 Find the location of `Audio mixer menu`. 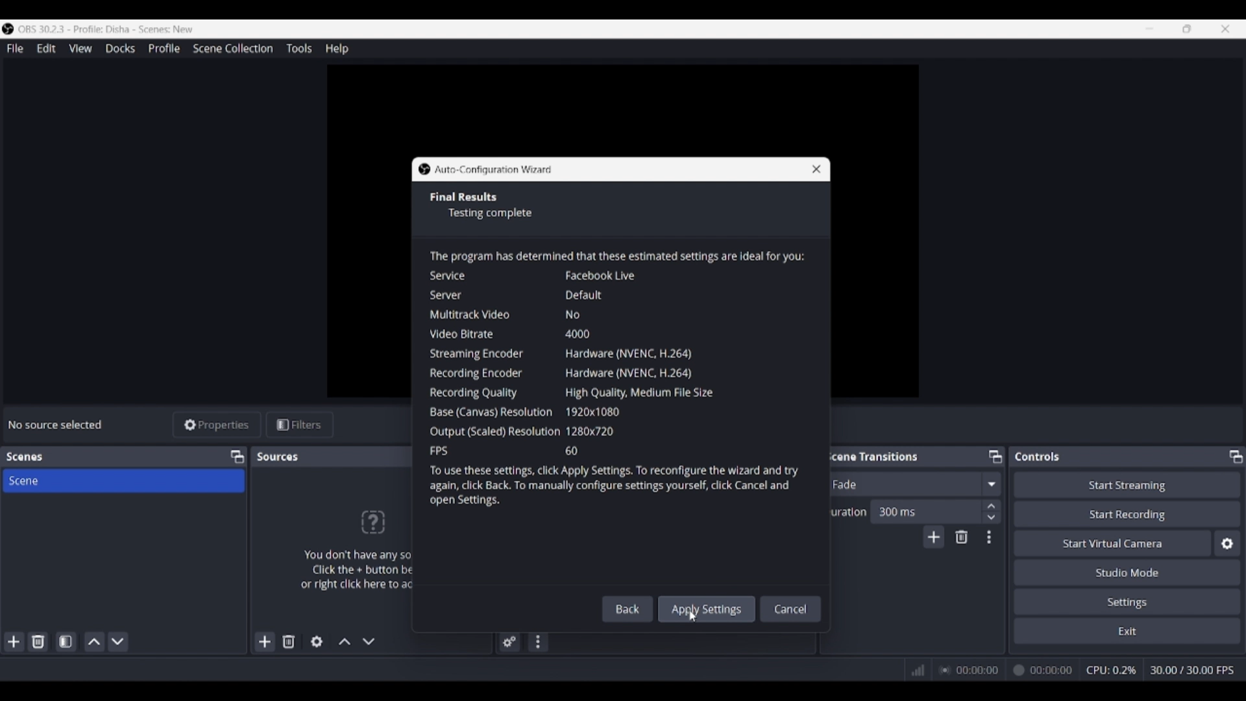

Audio mixer menu is located at coordinates (537, 642).